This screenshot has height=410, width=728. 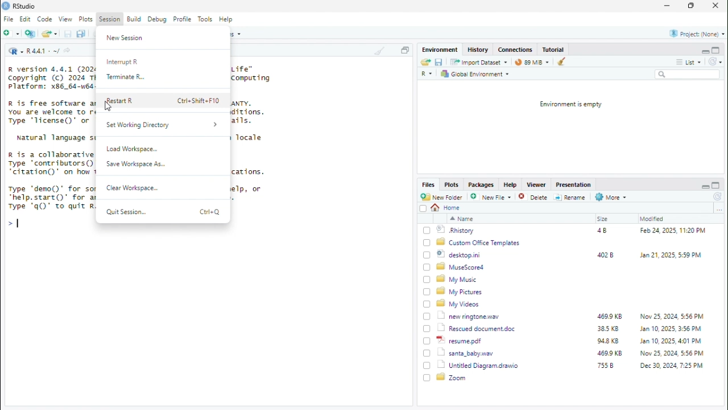 I want to click on Tutorial, so click(x=554, y=50).